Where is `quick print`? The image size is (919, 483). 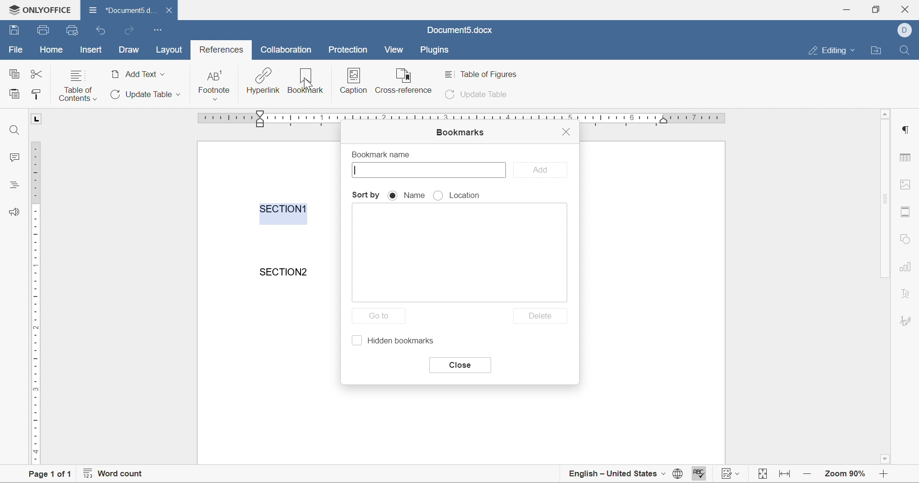 quick print is located at coordinates (73, 30).